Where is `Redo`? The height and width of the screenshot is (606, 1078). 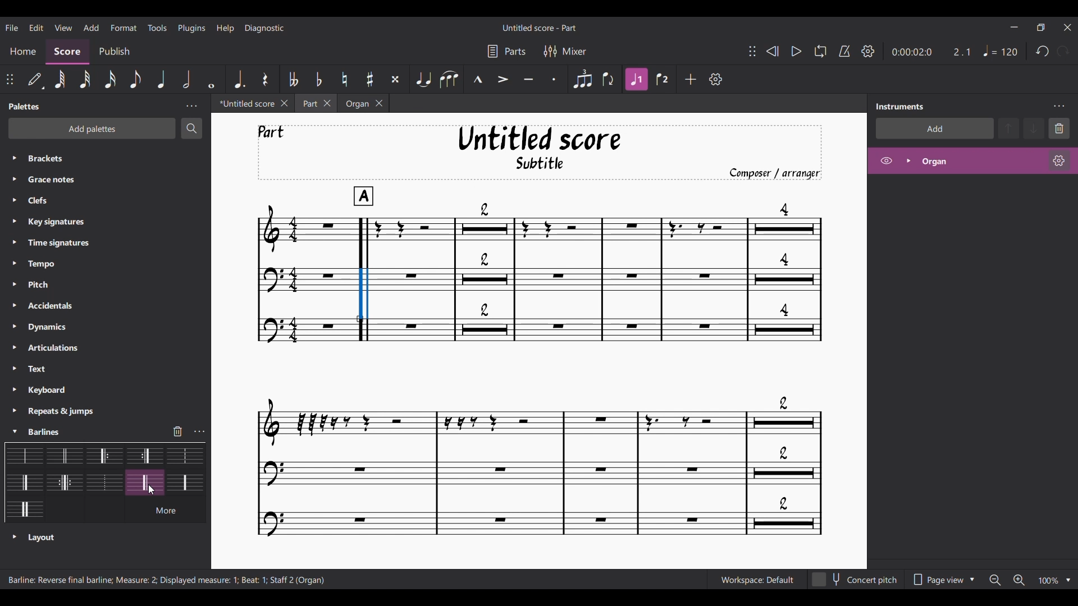 Redo is located at coordinates (1063, 51).